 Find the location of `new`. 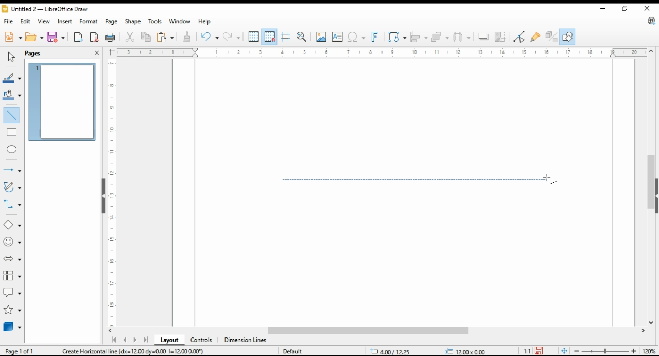

new is located at coordinates (13, 36).